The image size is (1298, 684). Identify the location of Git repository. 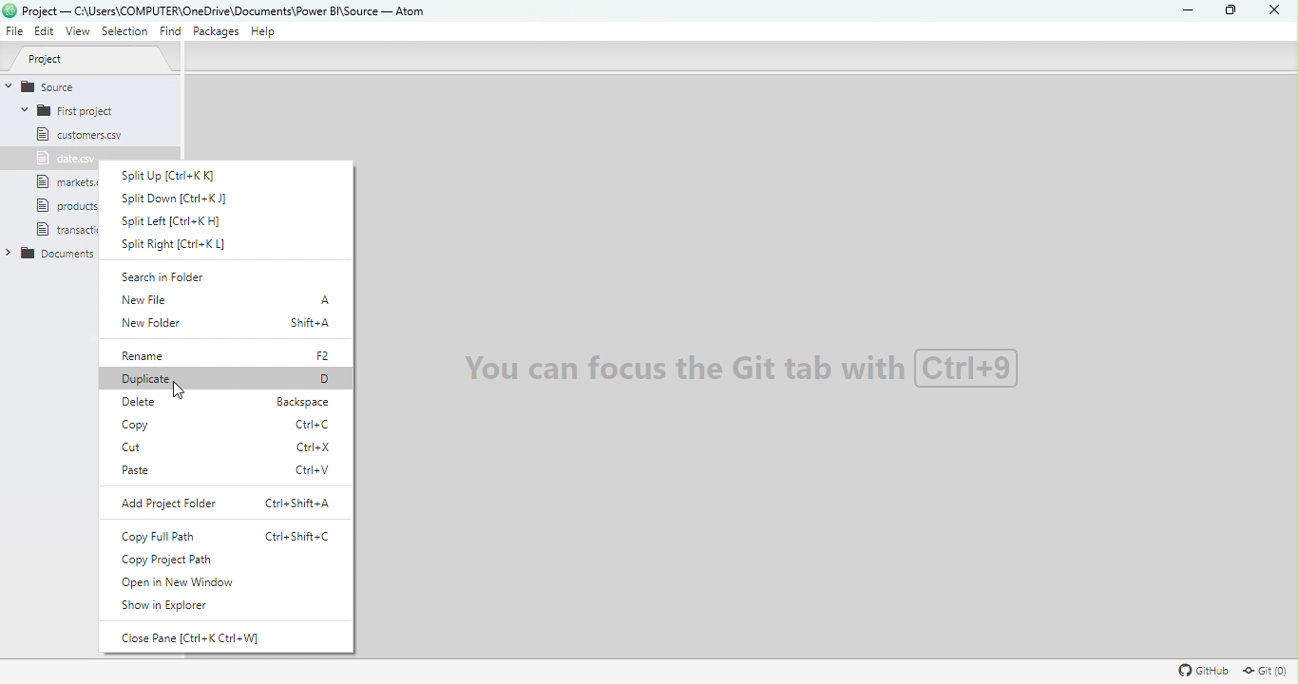
(1267, 670).